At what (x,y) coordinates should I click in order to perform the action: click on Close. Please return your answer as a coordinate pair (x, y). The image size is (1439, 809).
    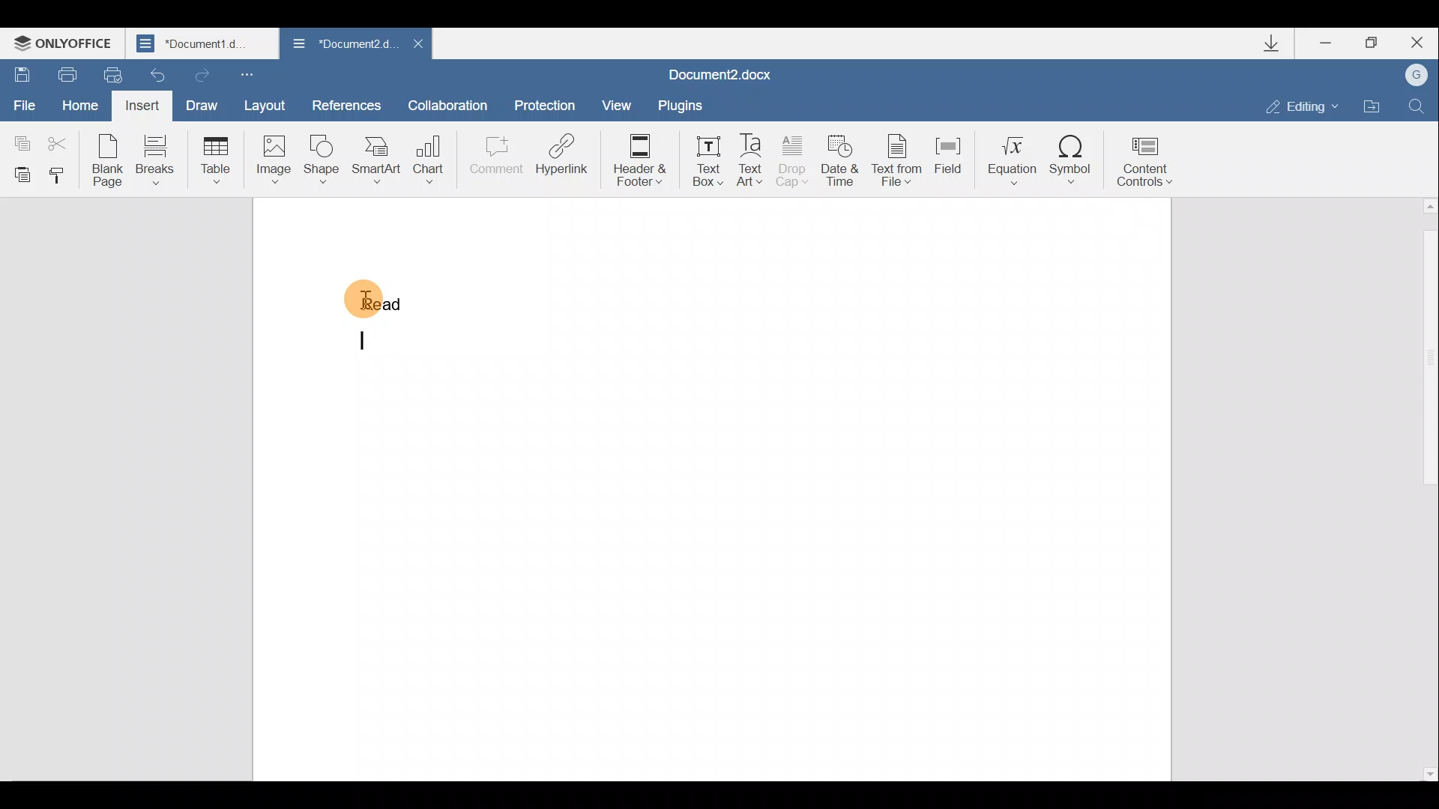
    Looking at the image, I should click on (418, 43).